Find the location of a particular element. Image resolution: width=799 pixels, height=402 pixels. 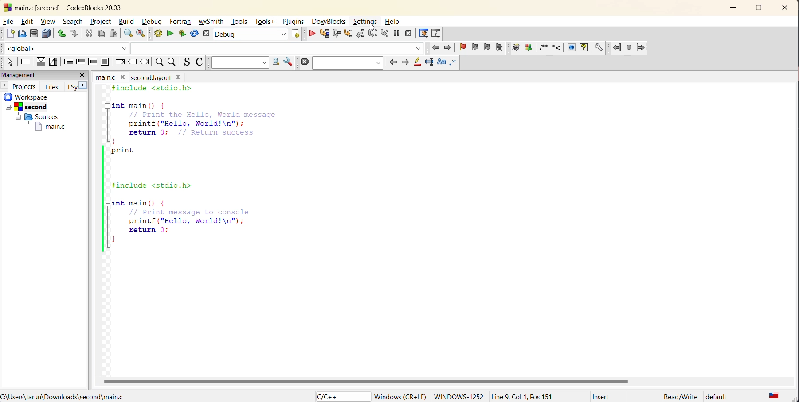

highlight is located at coordinates (417, 62).